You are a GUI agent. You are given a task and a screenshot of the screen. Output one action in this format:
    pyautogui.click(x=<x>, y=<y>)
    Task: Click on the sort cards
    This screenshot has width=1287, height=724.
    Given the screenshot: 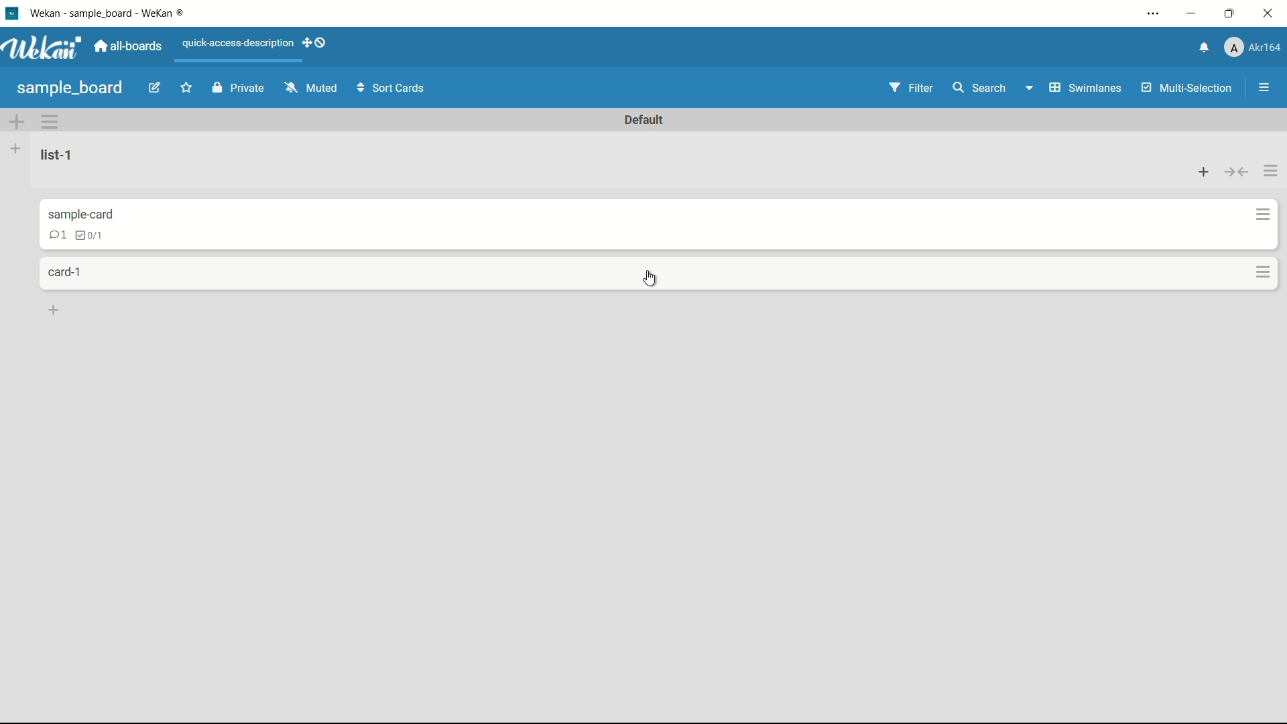 What is the action you would take?
    pyautogui.click(x=395, y=87)
    